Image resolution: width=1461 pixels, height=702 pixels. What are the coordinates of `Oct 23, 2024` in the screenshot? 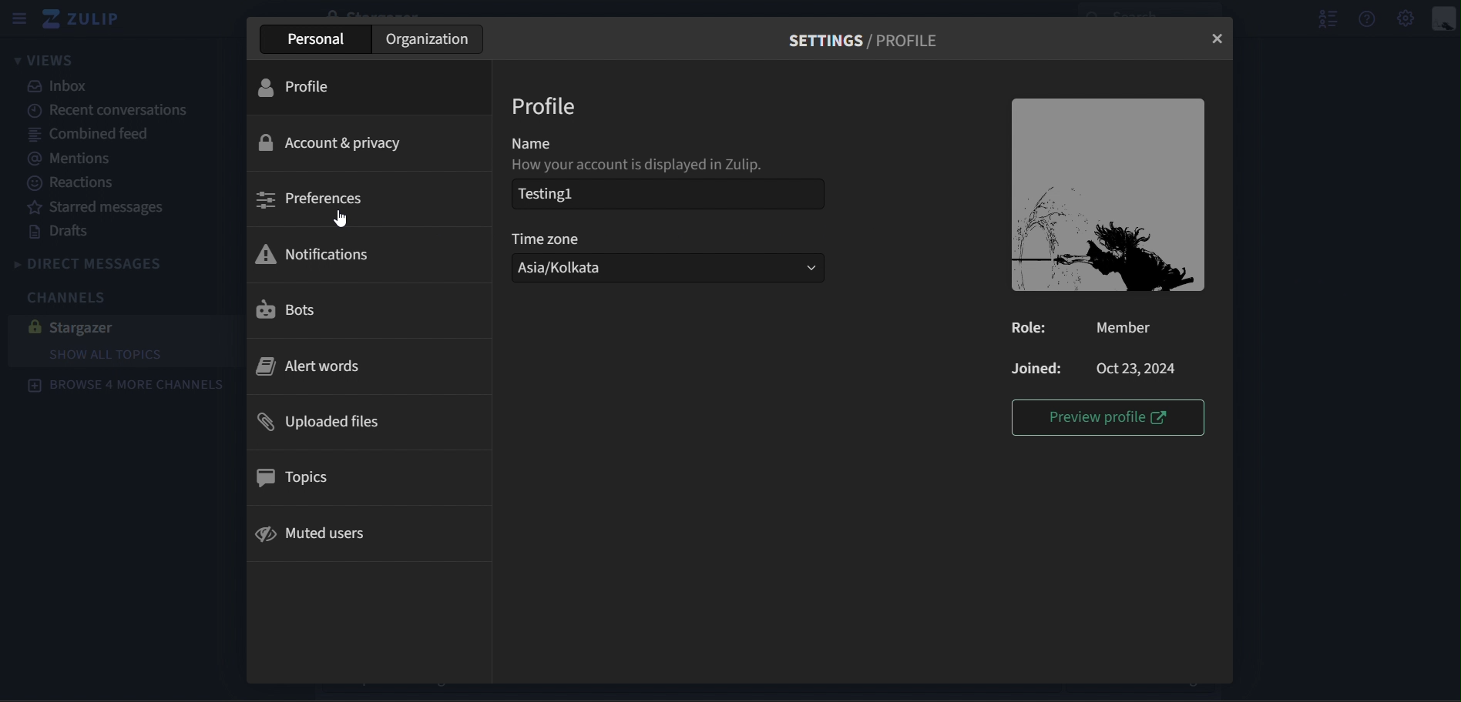 It's located at (1141, 367).